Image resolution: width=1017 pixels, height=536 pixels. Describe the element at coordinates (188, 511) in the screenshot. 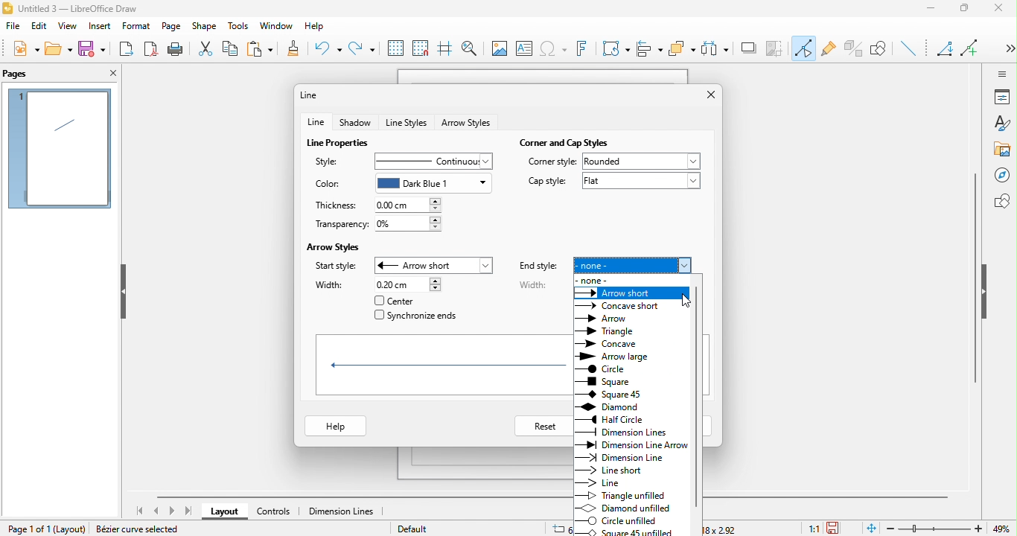

I see `last page` at that location.